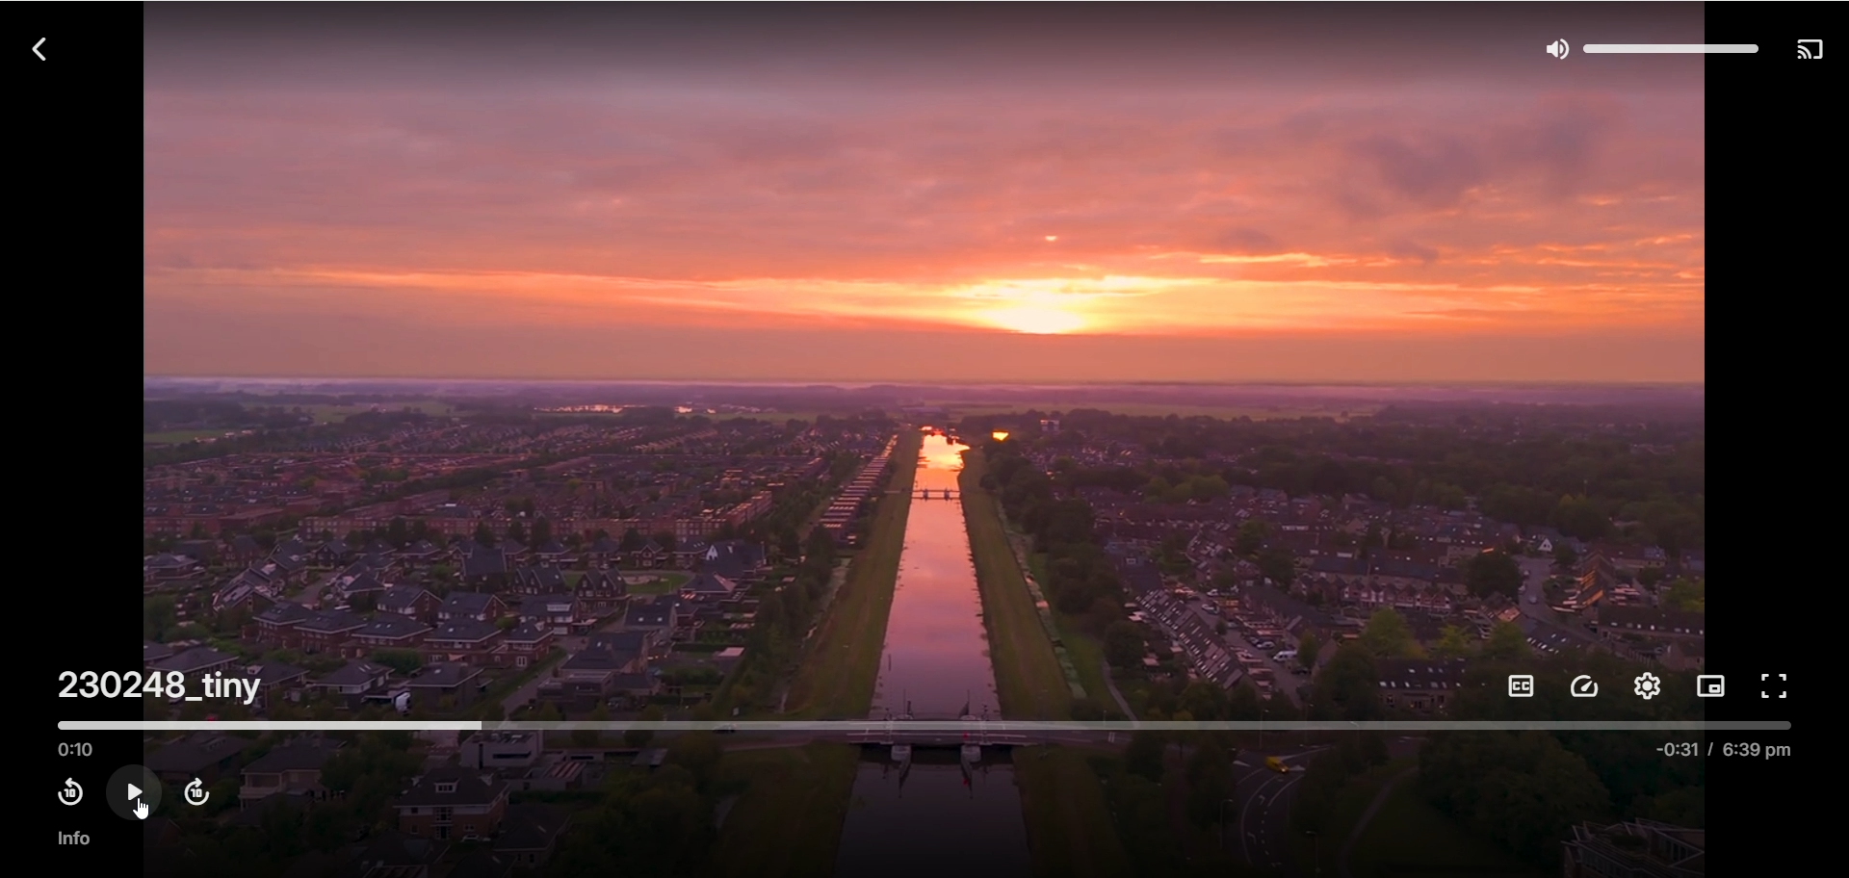 This screenshot has width=1849, height=878. I want to click on cursor, so click(141, 807).